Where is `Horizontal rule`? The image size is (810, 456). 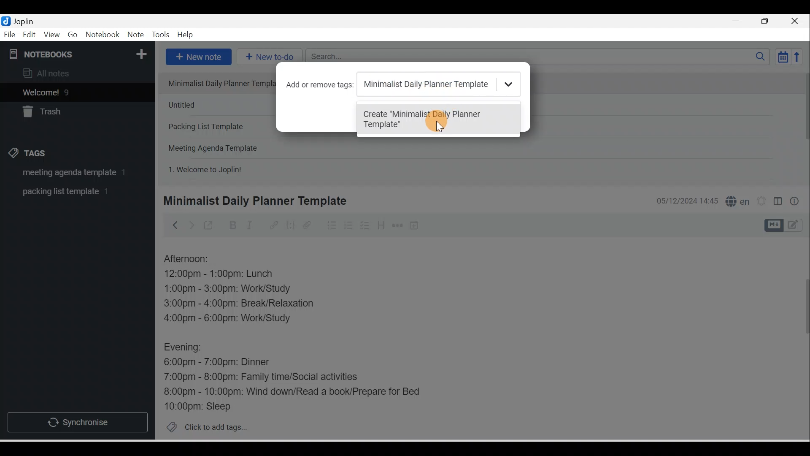 Horizontal rule is located at coordinates (398, 225).